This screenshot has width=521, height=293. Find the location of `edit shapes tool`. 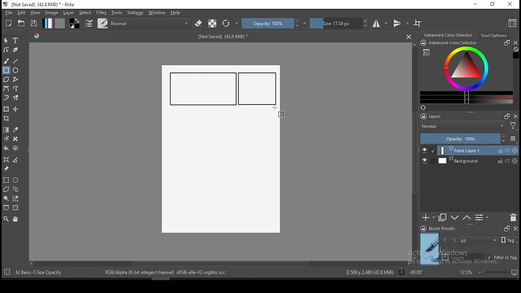

edit shapes tool is located at coordinates (6, 49).